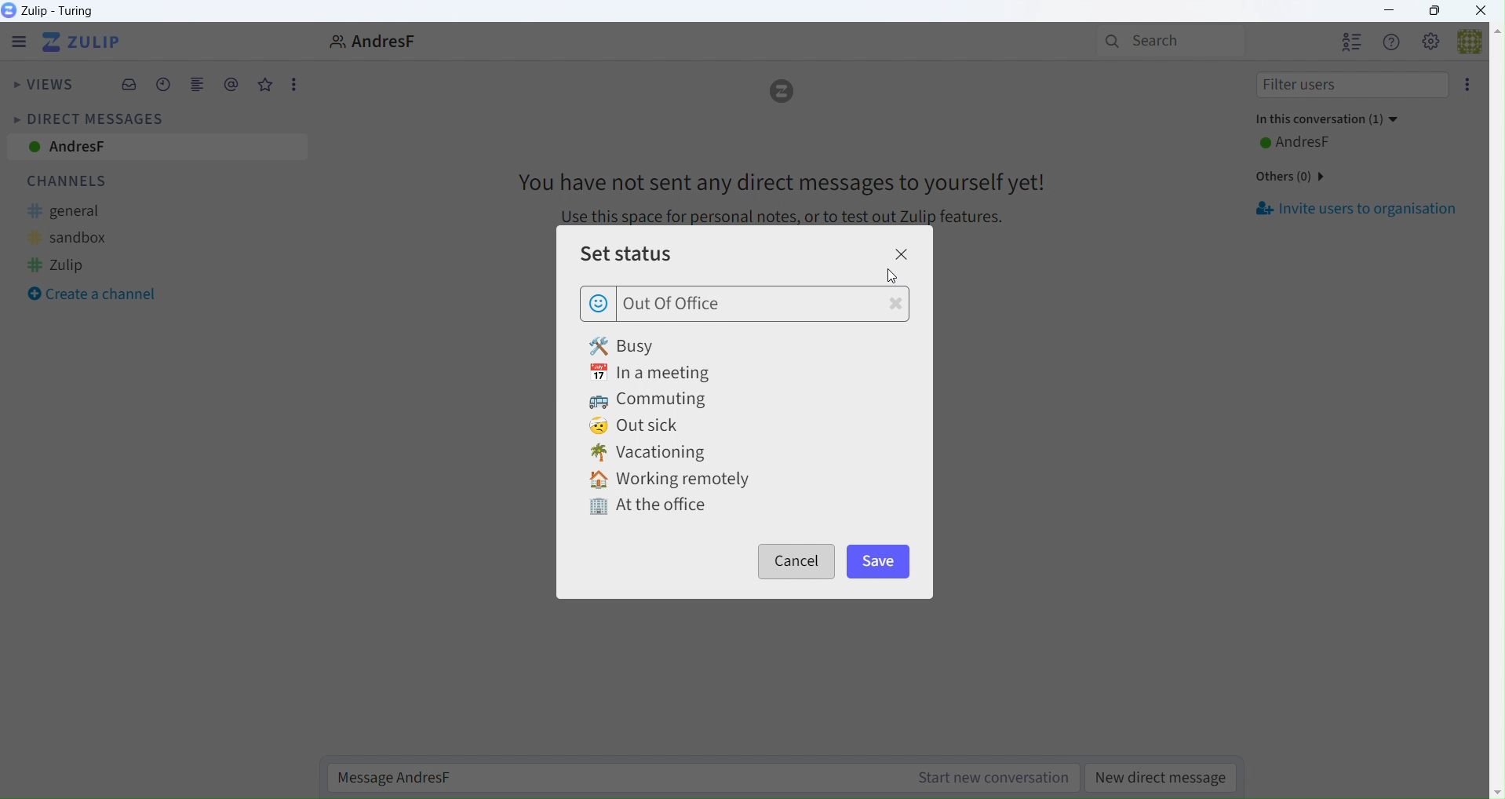 The width and height of the screenshot is (1505, 799). What do you see at coordinates (366, 41) in the screenshot?
I see `User` at bounding box center [366, 41].